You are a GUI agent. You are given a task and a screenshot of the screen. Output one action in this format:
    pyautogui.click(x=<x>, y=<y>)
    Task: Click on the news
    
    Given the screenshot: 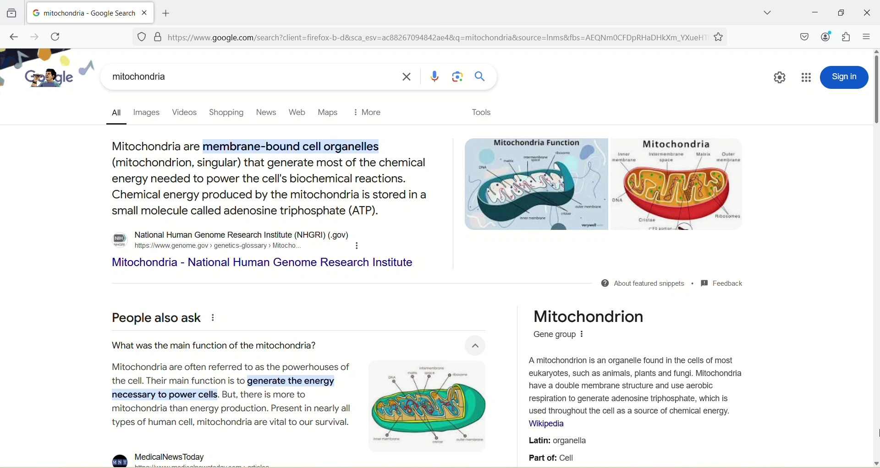 What is the action you would take?
    pyautogui.click(x=266, y=113)
    